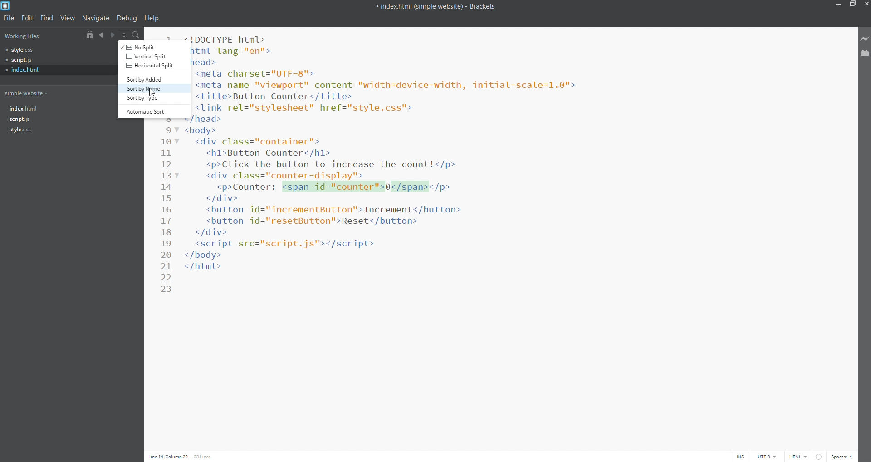  Describe the element at coordinates (128, 18) in the screenshot. I see `debug` at that location.